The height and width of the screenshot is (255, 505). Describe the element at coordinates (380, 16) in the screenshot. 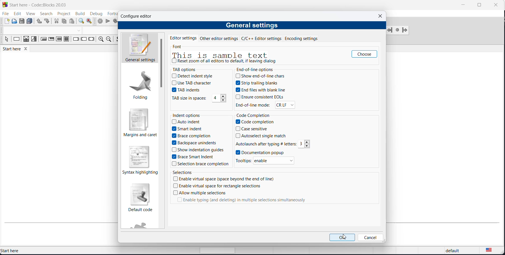

I see `close` at that location.